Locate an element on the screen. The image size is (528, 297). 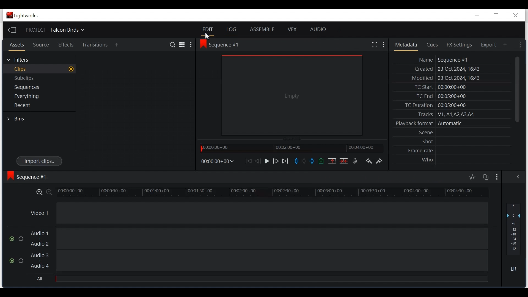
Show/Hide the full audio mix is located at coordinates (518, 177).